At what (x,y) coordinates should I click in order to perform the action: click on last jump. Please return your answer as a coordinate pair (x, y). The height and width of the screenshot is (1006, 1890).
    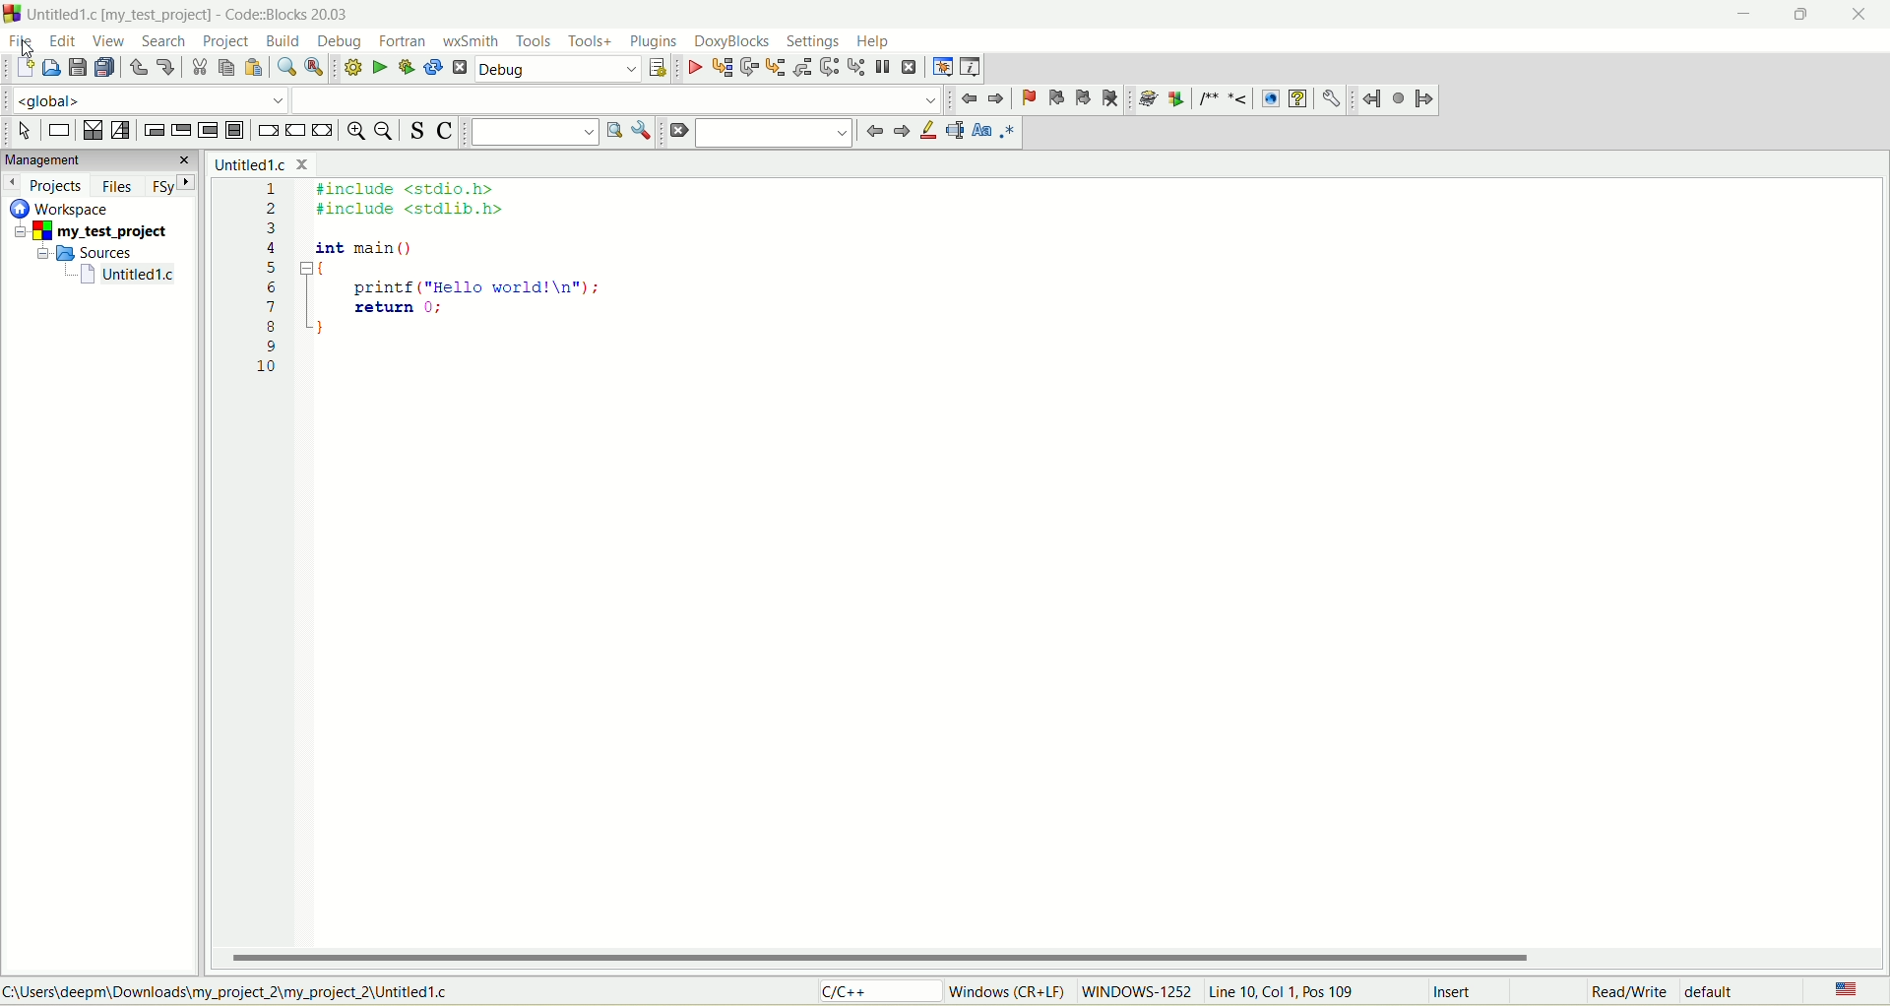
    Looking at the image, I should click on (1400, 98).